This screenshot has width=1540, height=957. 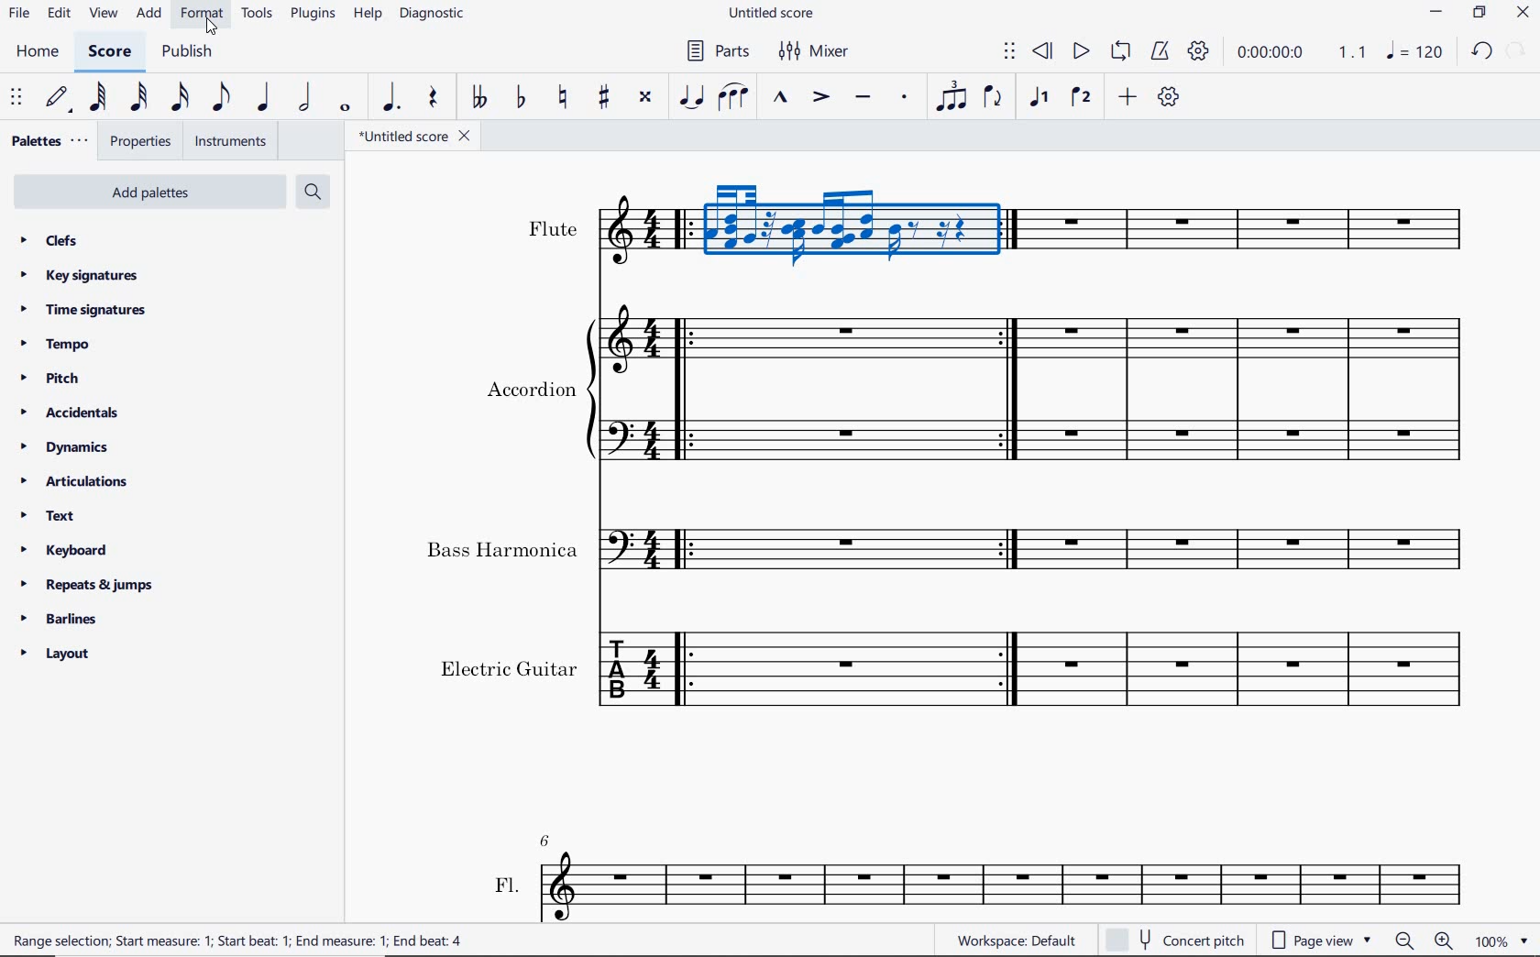 What do you see at coordinates (368, 16) in the screenshot?
I see `help` at bounding box center [368, 16].